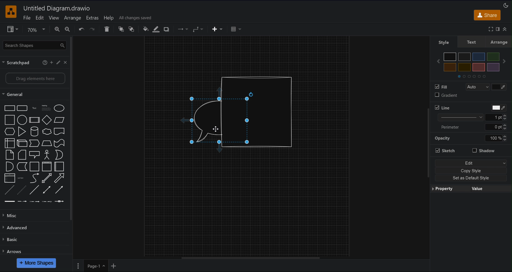 This screenshot has width=512, height=272. Describe the element at coordinates (56, 29) in the screenshot. I see `Zoom In` at that location.